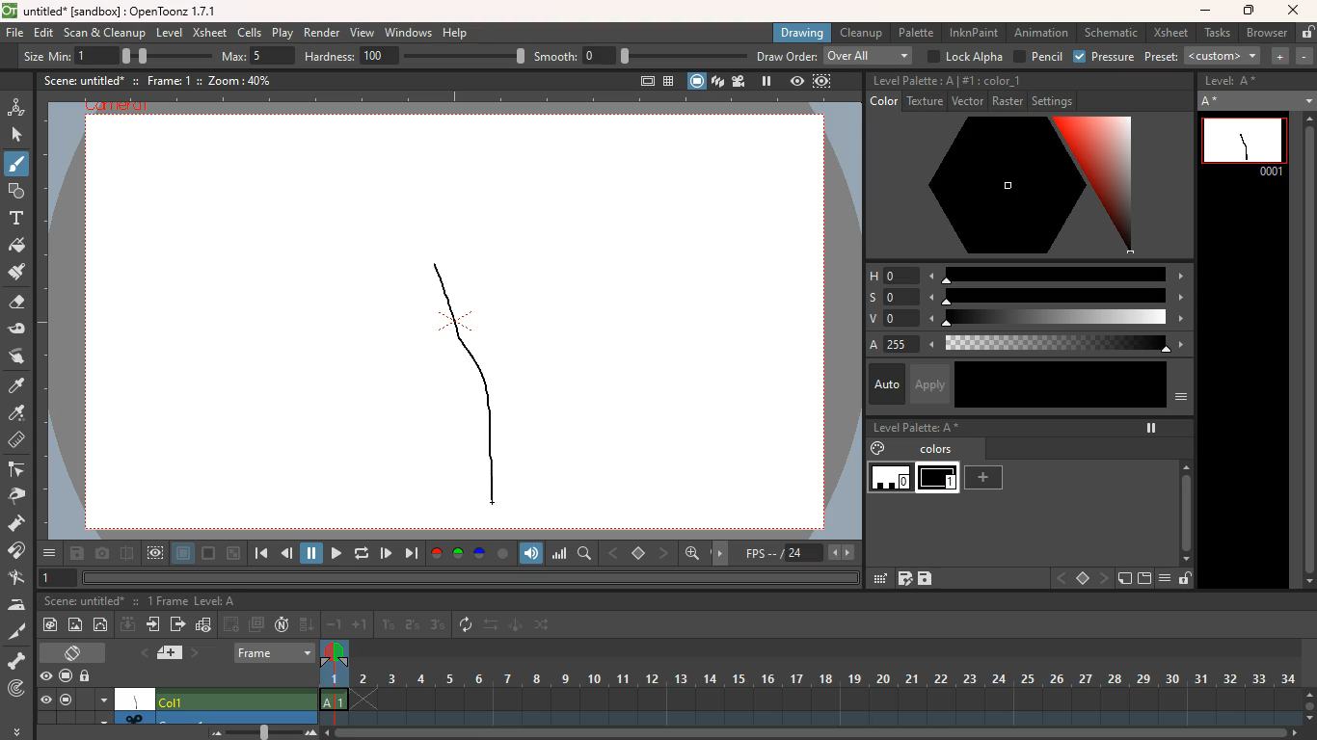  I want to click on colors, so click(937, 451).